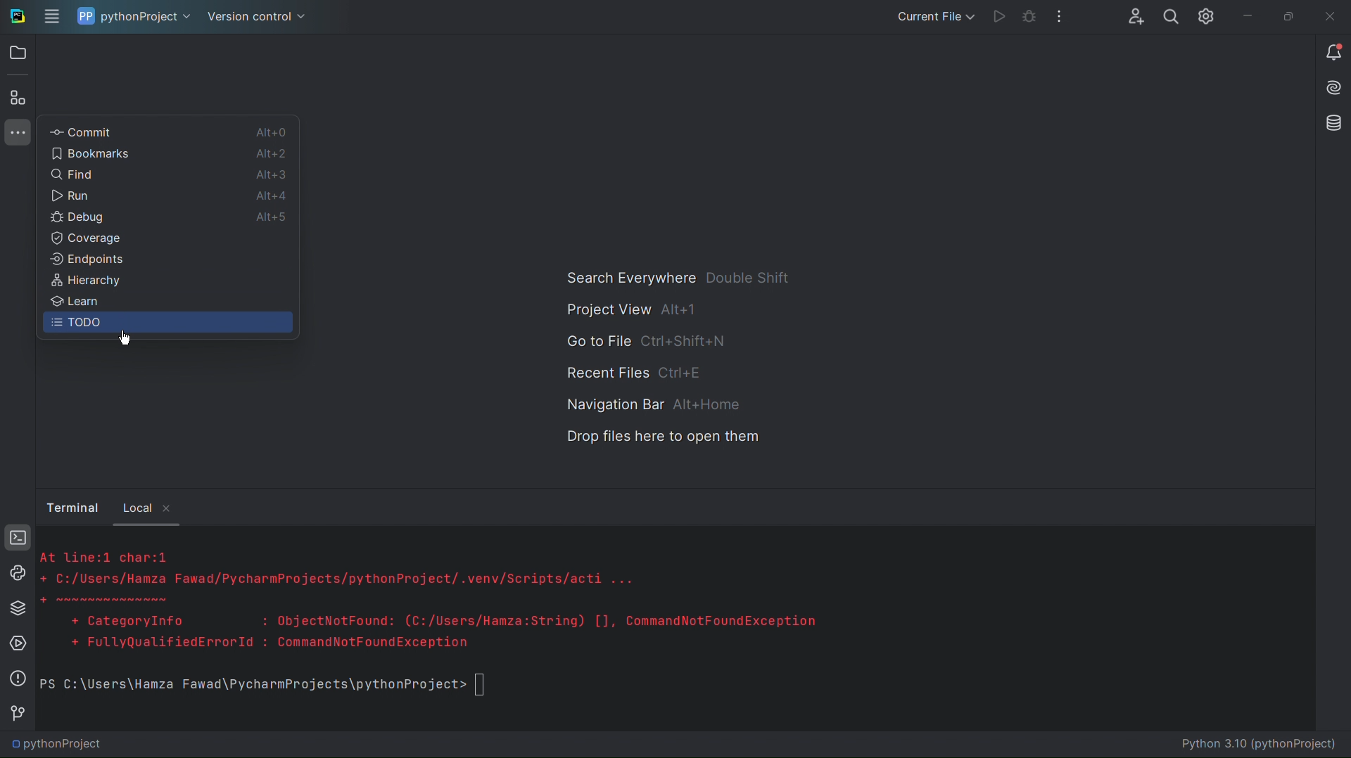 This screenshot has height=758, width=1351. Describe the element at coordinates (171, 510) in the screenshot. I see `close` at that location.